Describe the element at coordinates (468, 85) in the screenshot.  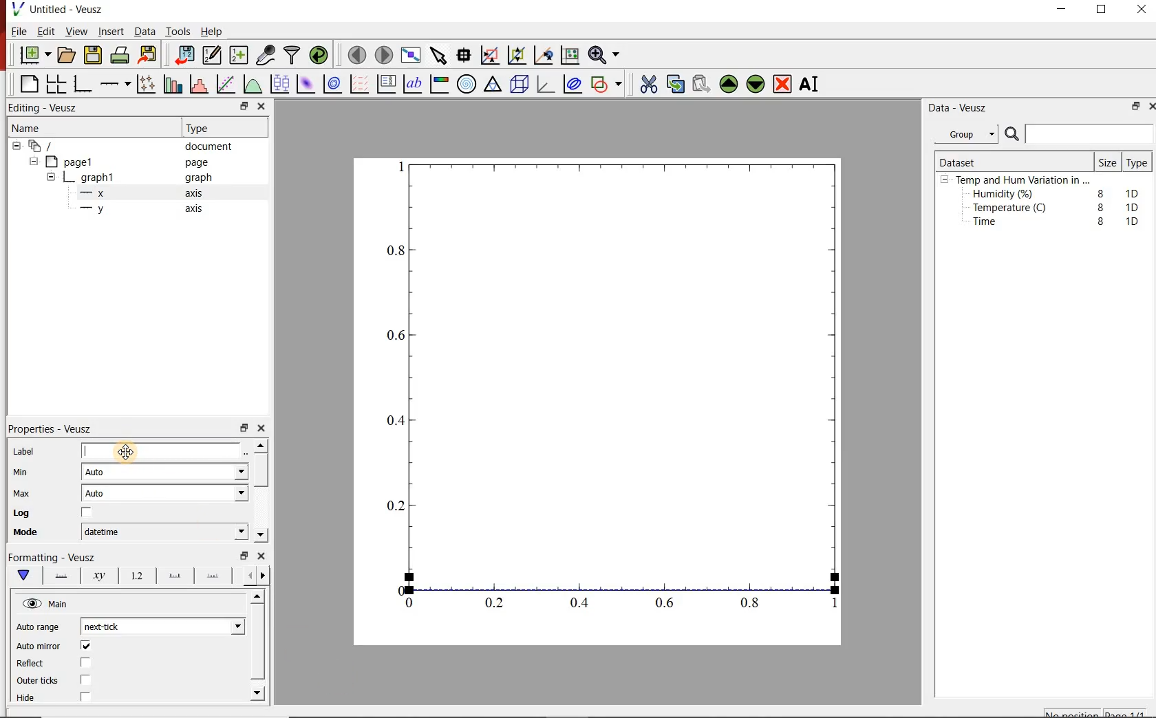
I see `polar graph` at that location.